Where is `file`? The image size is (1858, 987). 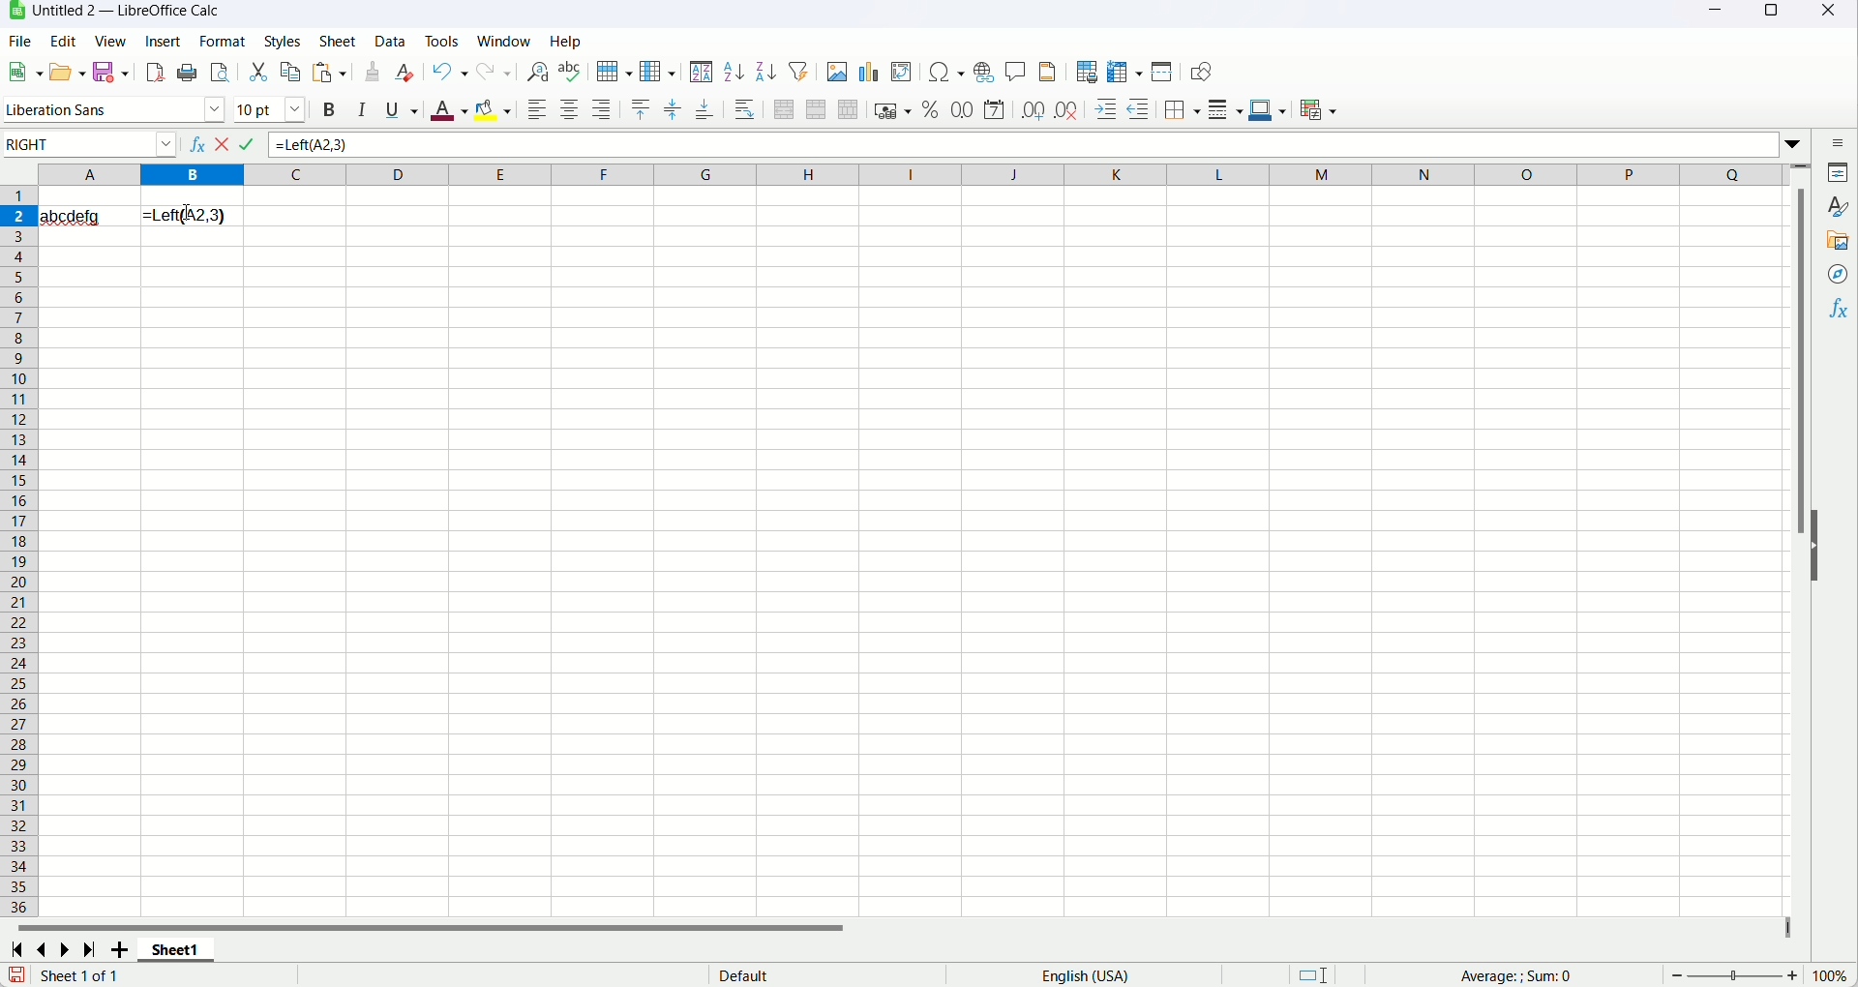
file is located at coordinates (18, 42).